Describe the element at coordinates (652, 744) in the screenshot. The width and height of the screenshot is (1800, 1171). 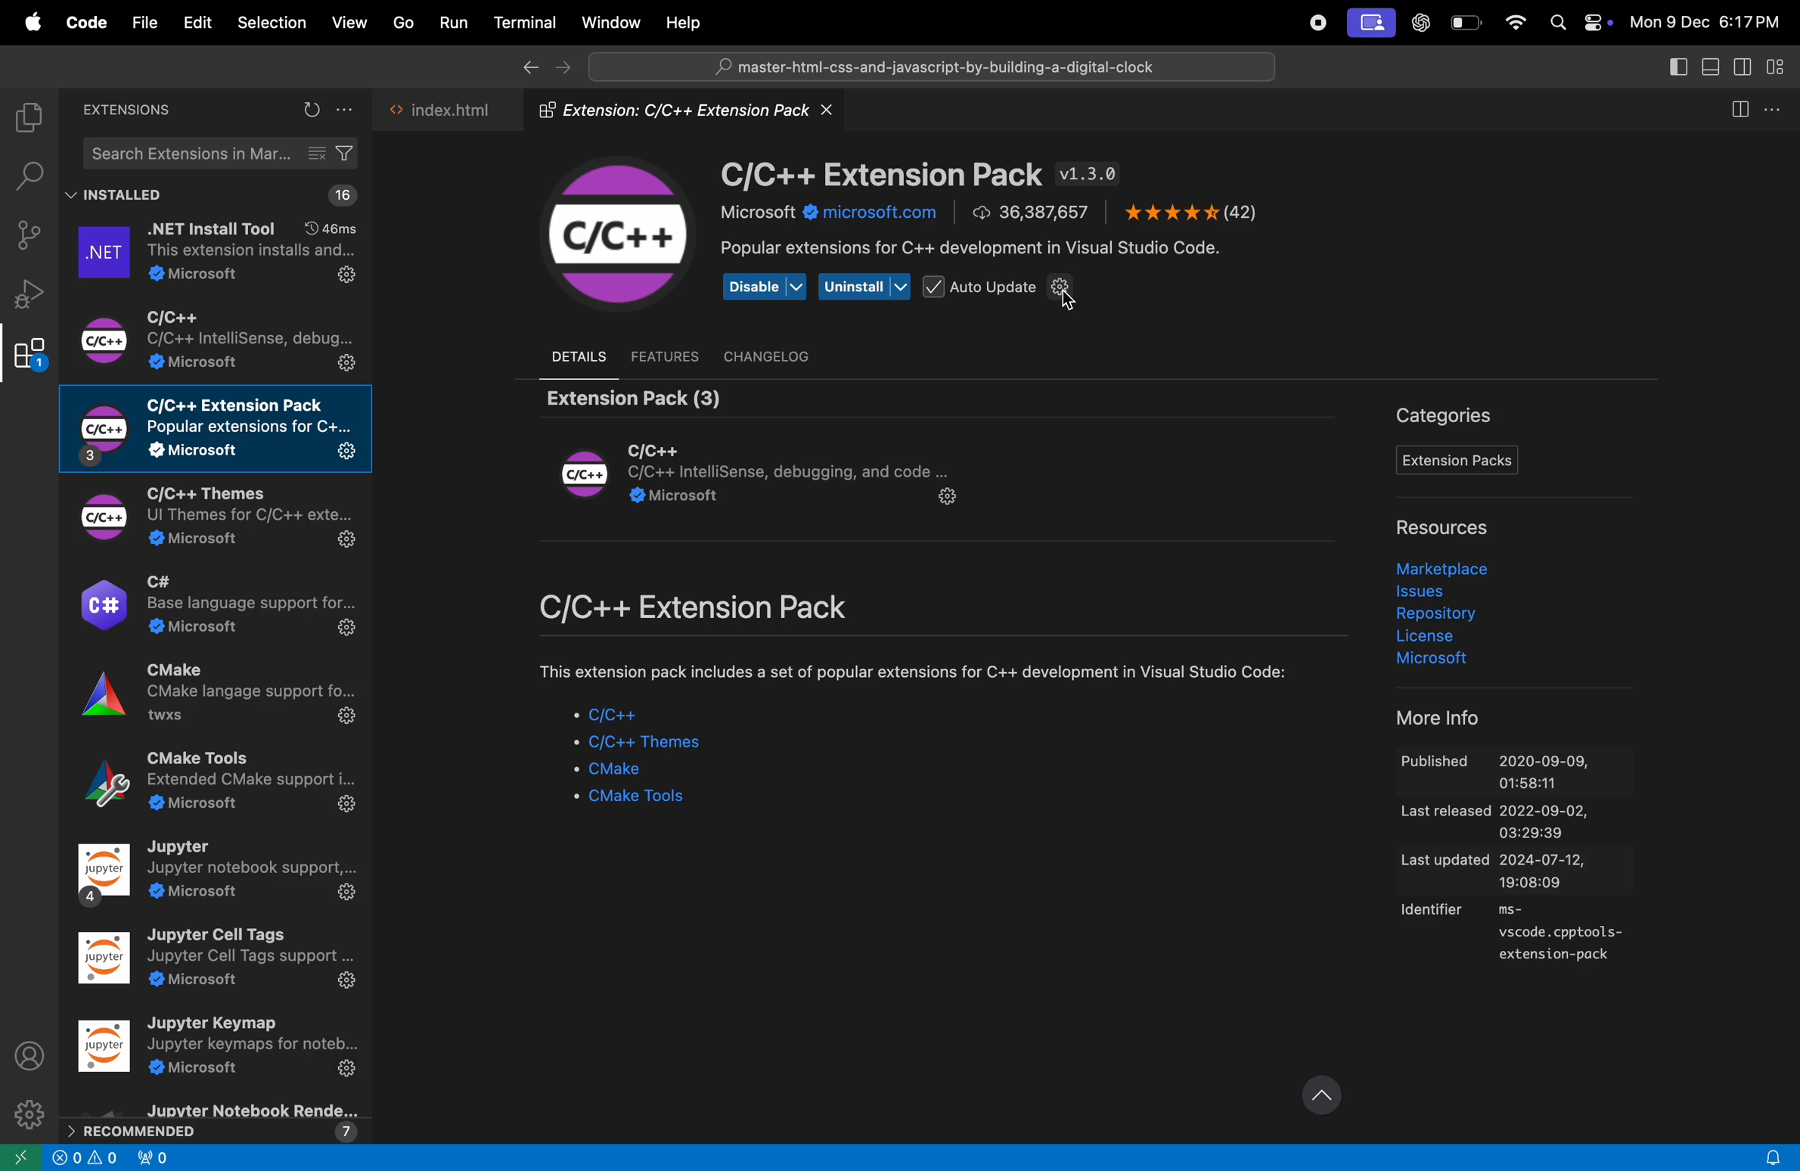
I see `c/C++ themes` at that location.